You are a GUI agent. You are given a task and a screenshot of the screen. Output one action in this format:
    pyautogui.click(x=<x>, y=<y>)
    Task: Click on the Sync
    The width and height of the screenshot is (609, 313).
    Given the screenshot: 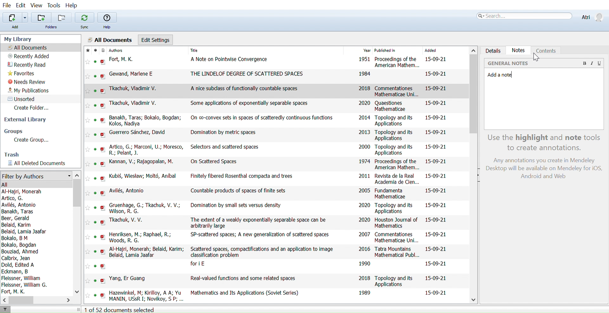 What is the action you would take?
    pyautogui.click(x=84, y=17)
    